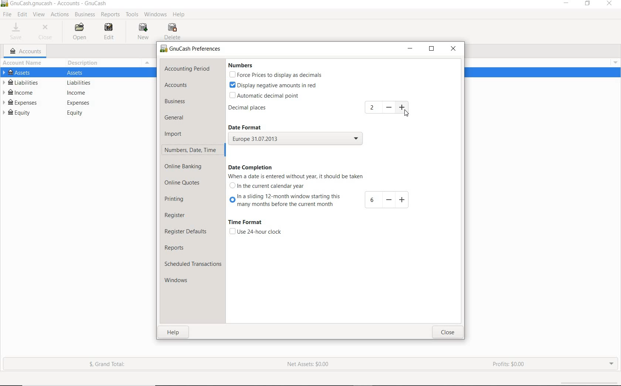 The height and width of the screenshot is (386, 621). Describe the element at coordinates (403, 107) in the screenshot. I see `+` at that location.